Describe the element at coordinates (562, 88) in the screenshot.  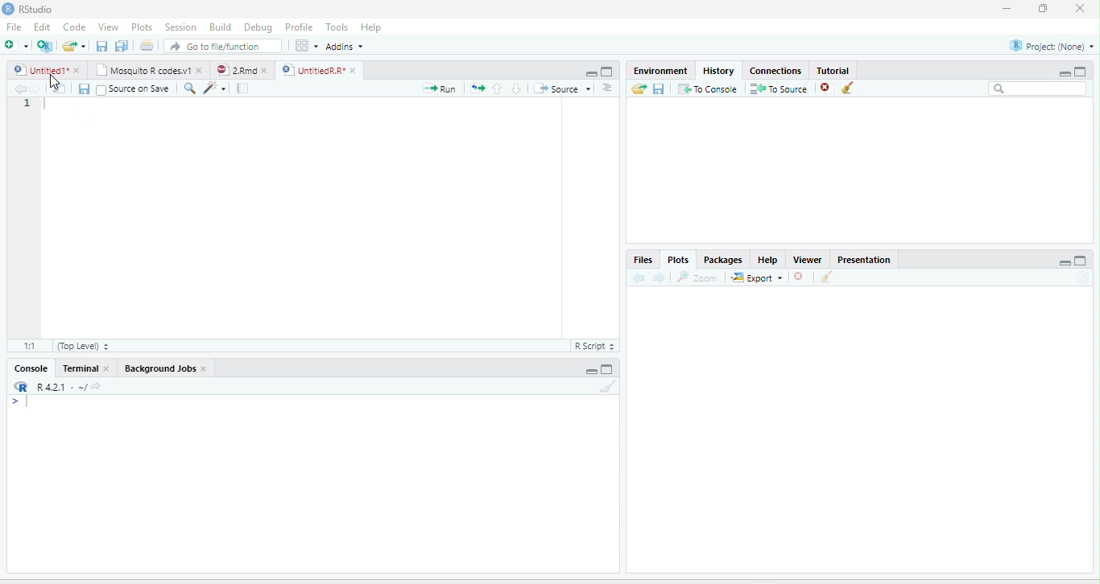
I see `Source` at that location.